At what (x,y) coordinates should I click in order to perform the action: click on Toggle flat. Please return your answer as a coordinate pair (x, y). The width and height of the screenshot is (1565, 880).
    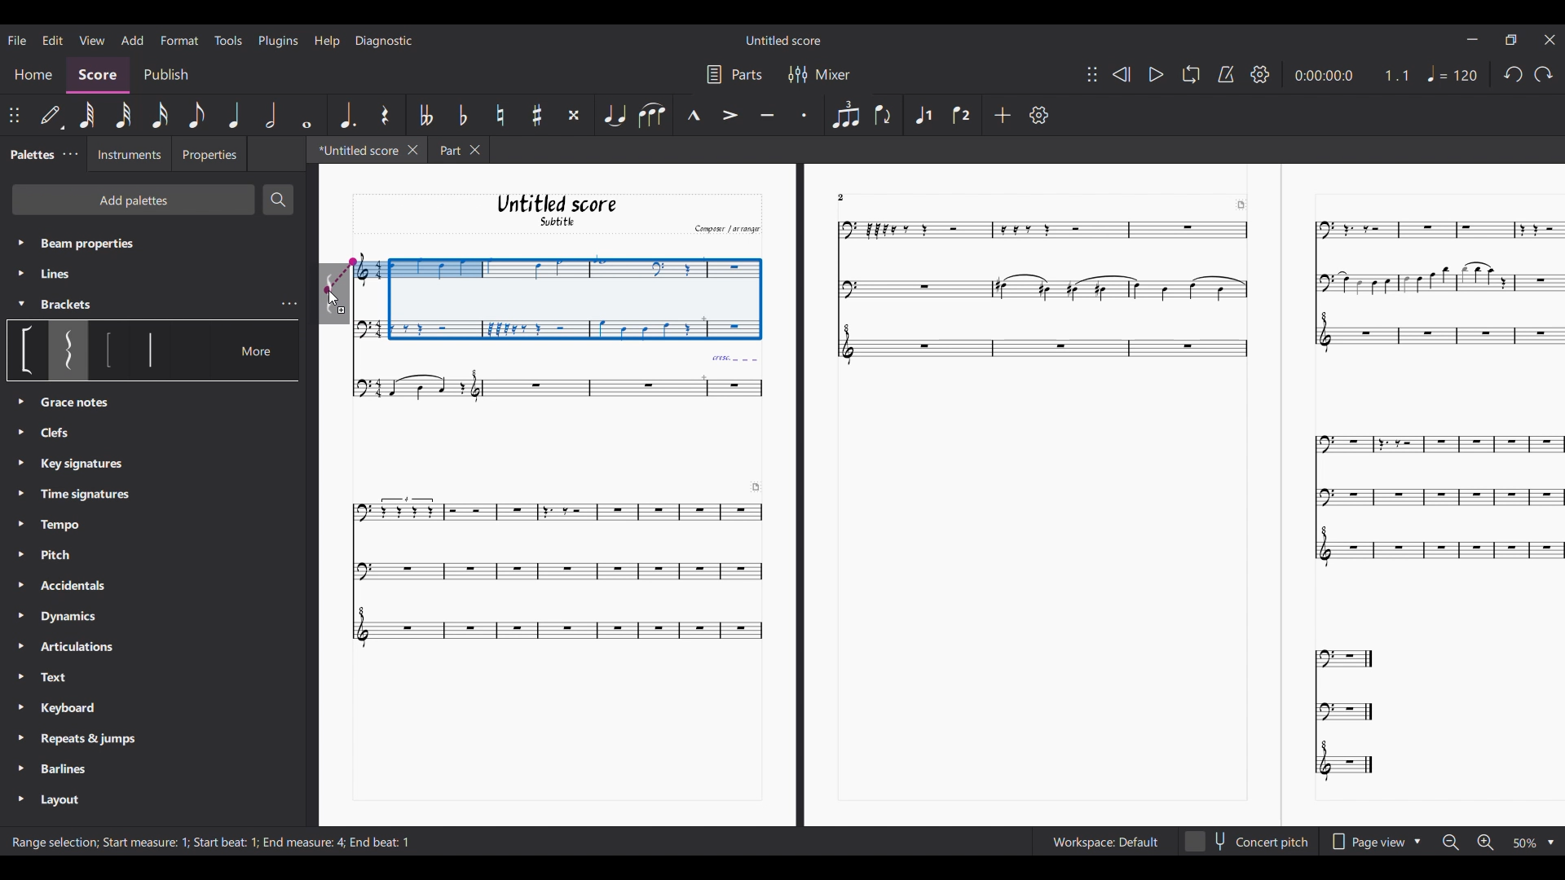
    Looking at the image, I should click on (462, 115).